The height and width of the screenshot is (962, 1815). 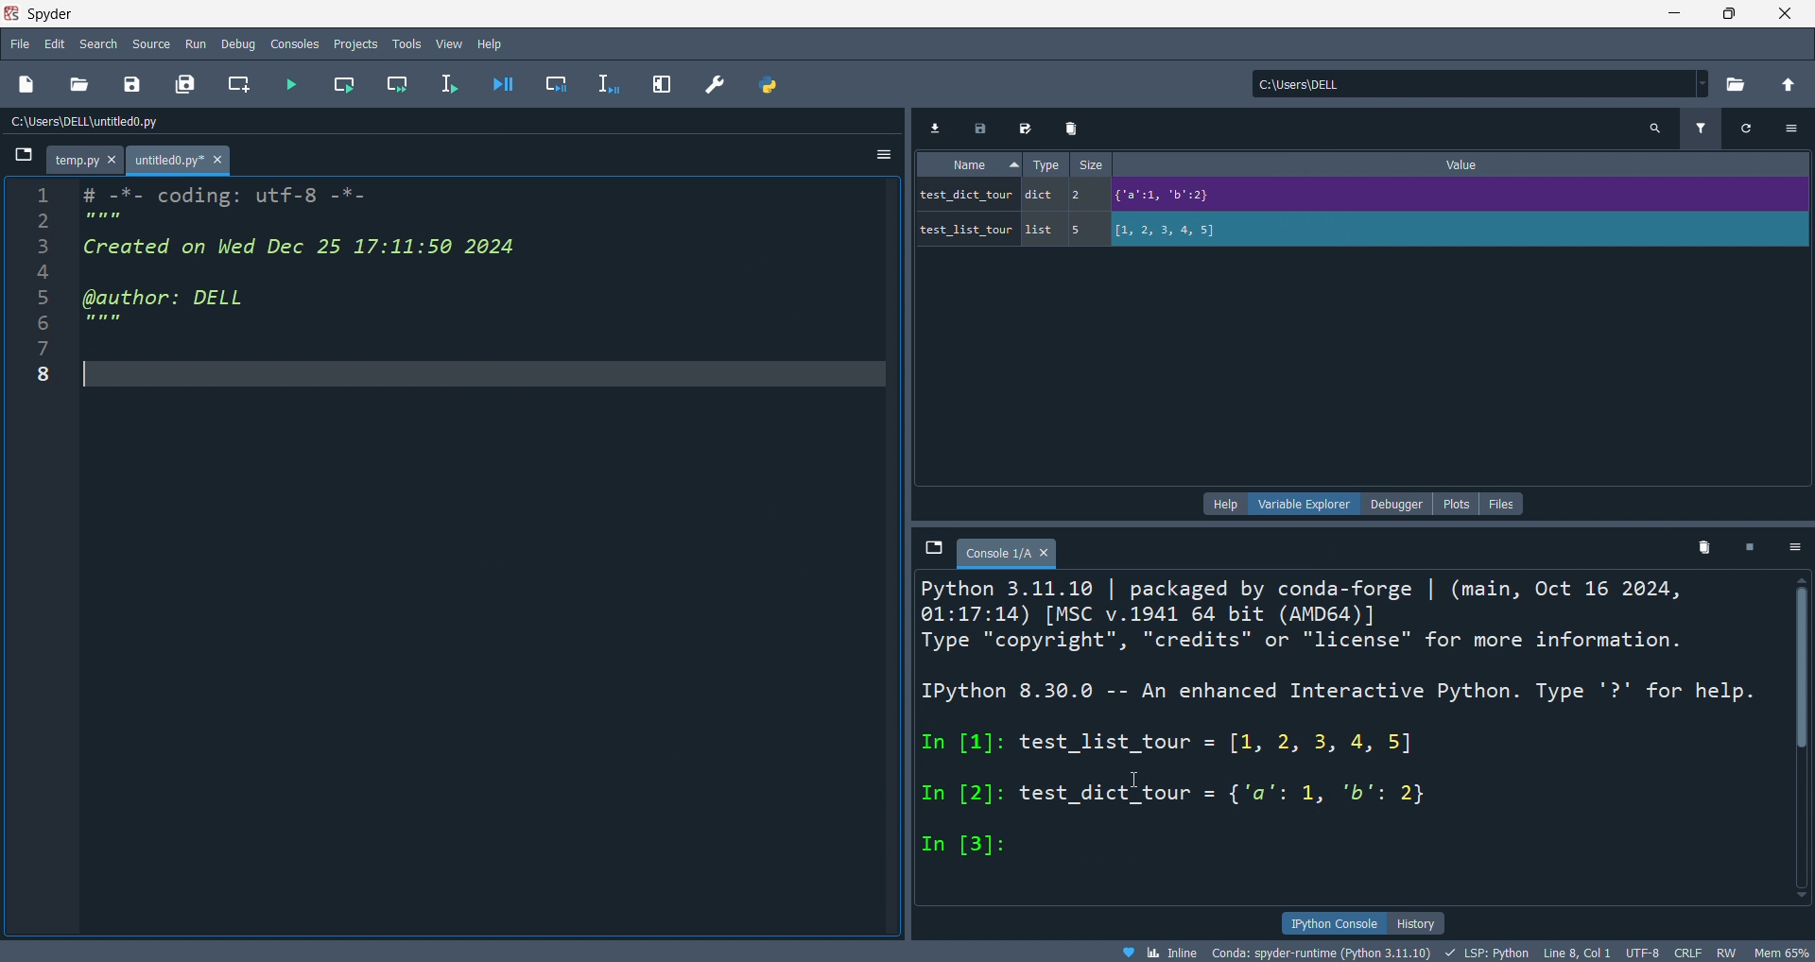 I want to click on 6, so click(x=87, y=319).